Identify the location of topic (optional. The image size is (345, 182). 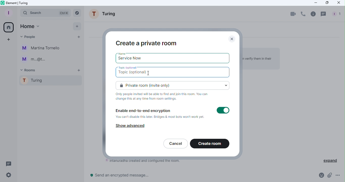
(136, 74).